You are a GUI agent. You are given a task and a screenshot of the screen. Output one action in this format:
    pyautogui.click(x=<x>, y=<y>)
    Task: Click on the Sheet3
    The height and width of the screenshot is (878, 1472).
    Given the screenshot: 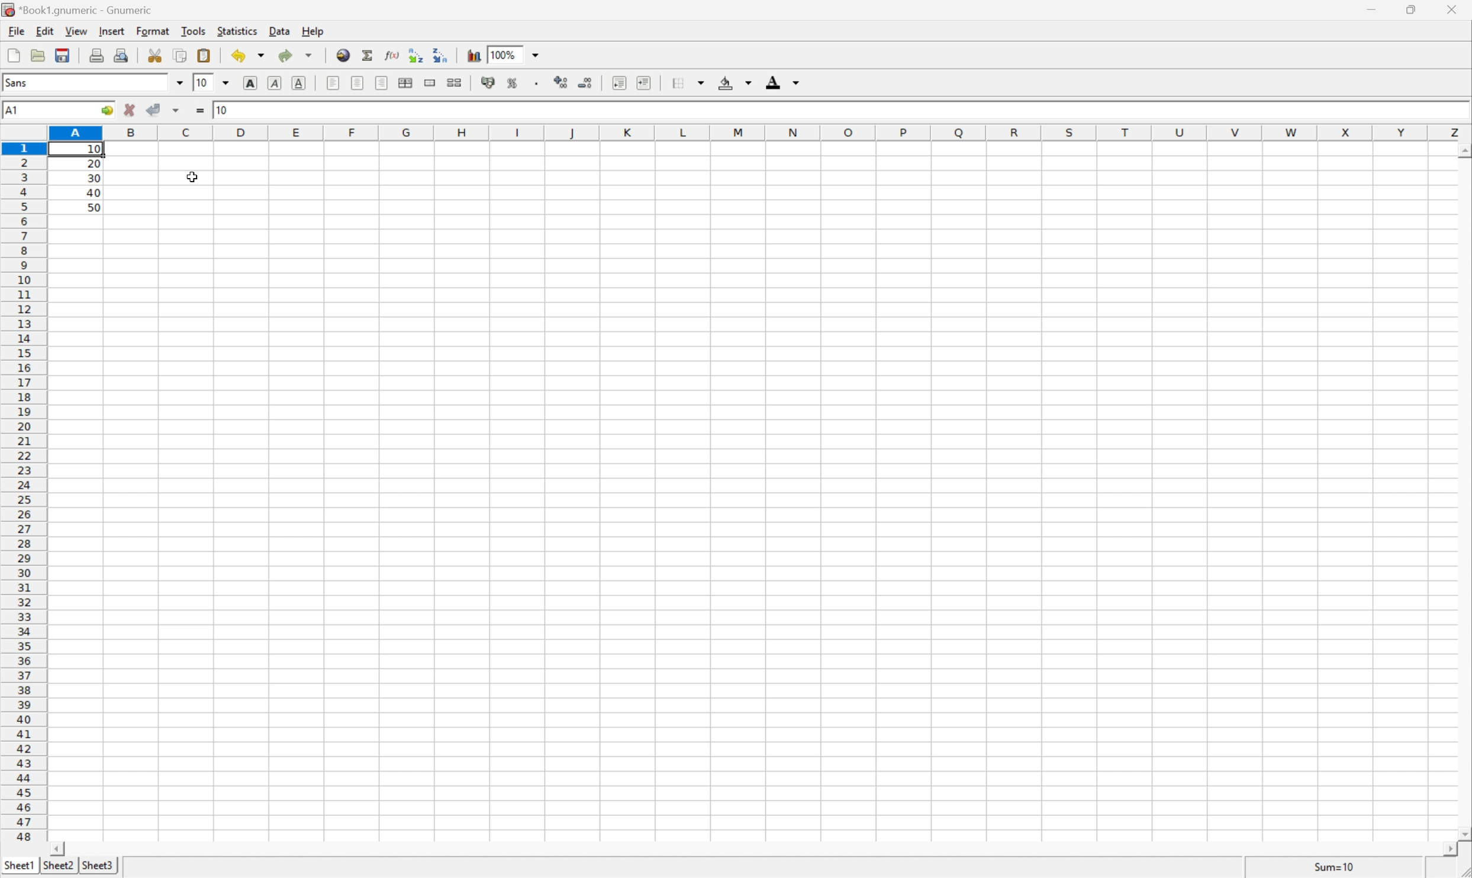 What is the action you would take?
    pyautogui.click(x=101, y=864)
    